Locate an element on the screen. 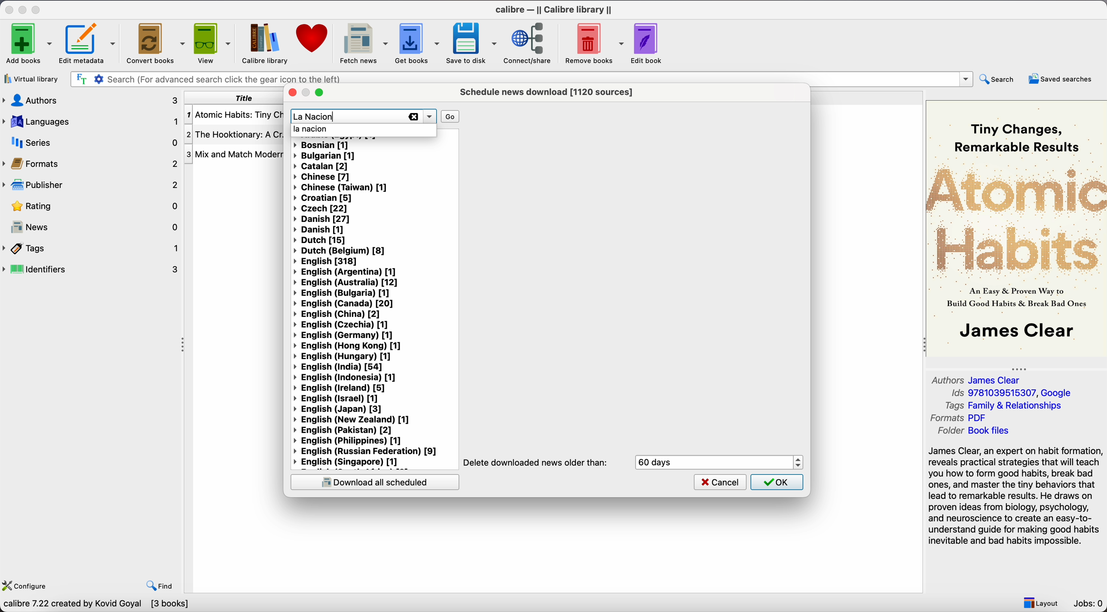 The height and width of the screenshot is (612, 1107). bosnian [1] is located at coordinates (323, 146).